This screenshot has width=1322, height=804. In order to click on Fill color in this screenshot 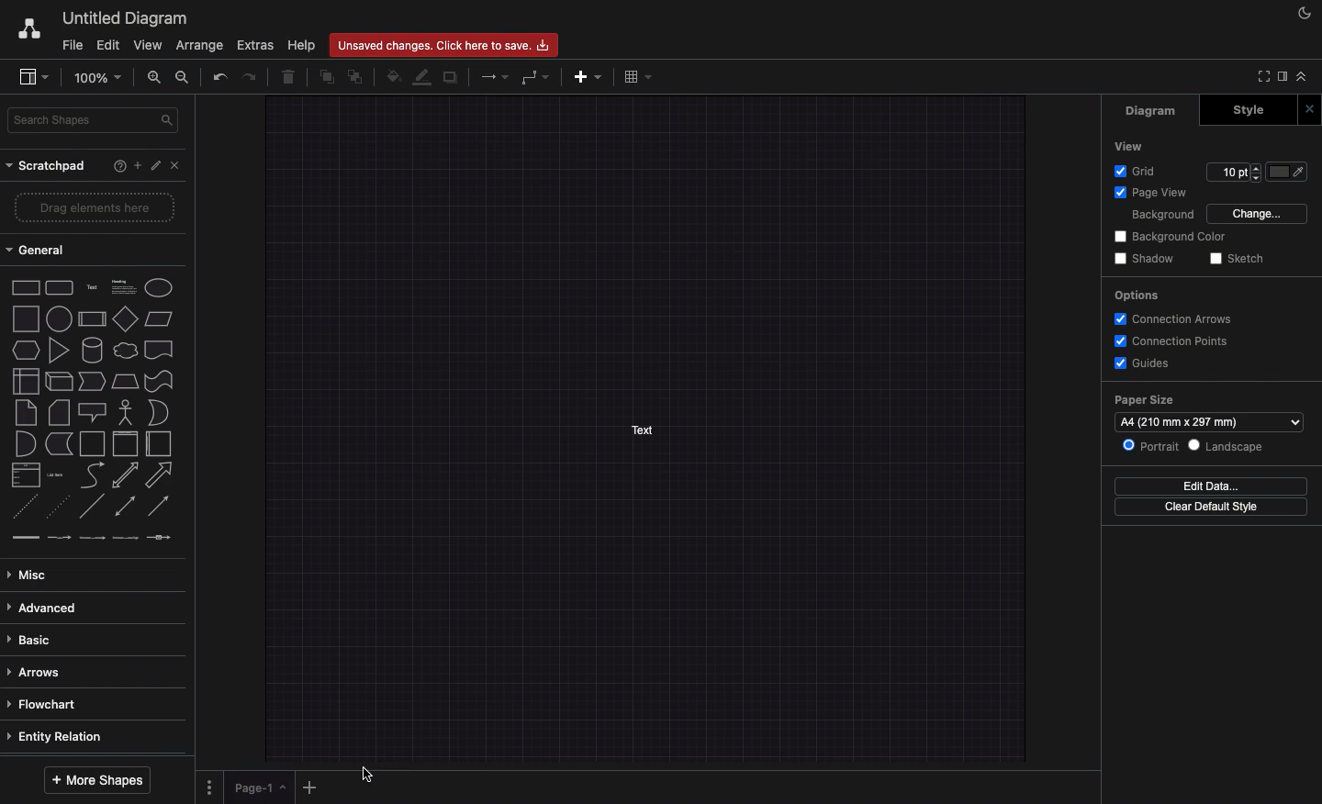, I will do `click(1292, 172)`.